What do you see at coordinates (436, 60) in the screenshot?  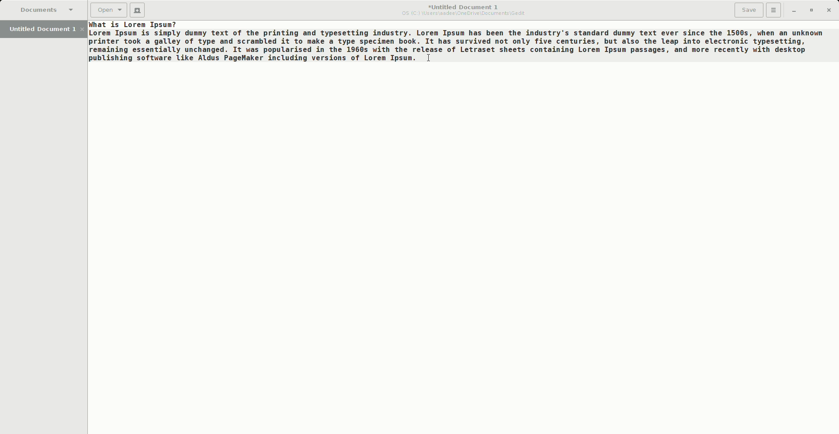 I see `cursor` at bounding box center [436, 60].